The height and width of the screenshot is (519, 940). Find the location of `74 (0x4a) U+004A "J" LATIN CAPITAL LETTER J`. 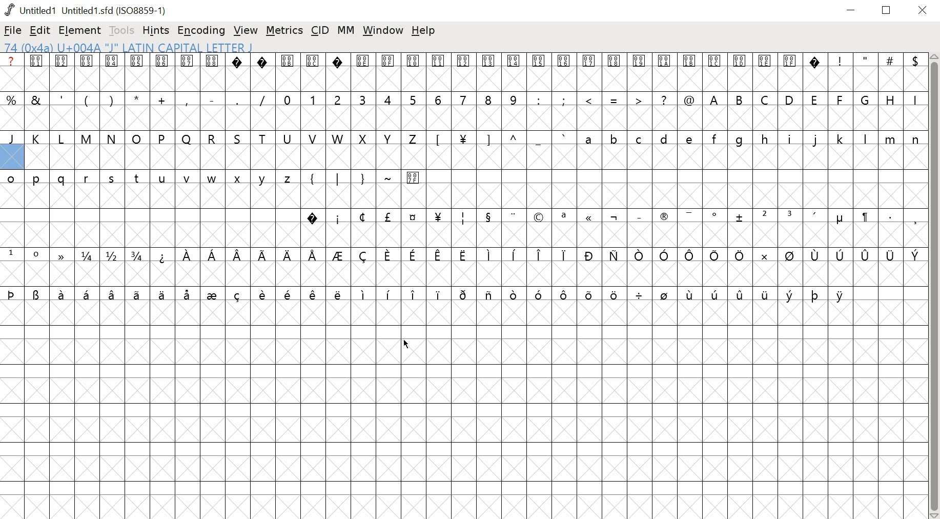

74 (0x4a) U+004A "J" LATIN CAPITAL LETTER J is located at coordinates (194, 47).